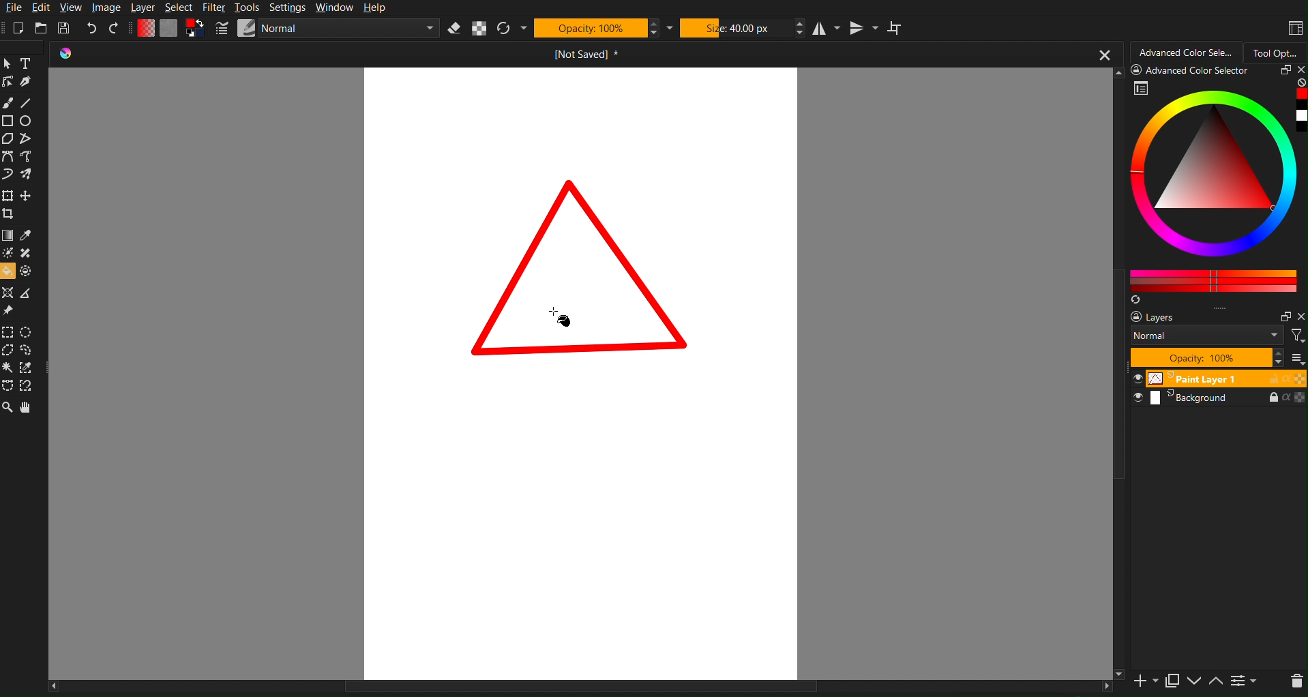 Image resolution: width=1308 pixels, height=697 pixels. I want to click on colorize mask tool, so click(10, 253).